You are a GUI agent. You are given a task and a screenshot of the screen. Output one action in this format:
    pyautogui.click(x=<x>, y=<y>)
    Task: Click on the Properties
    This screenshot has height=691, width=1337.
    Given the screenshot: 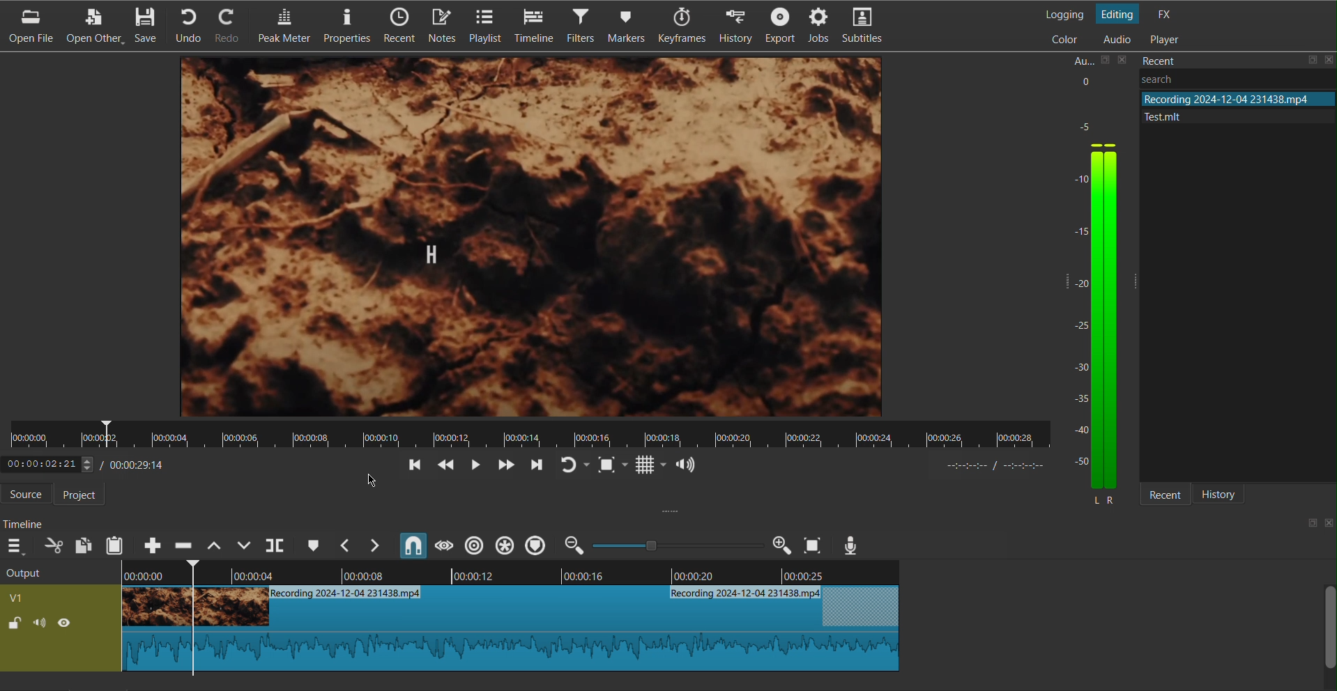 What is the action you would take?
    pyautogui.click(x=344, y=26)
    